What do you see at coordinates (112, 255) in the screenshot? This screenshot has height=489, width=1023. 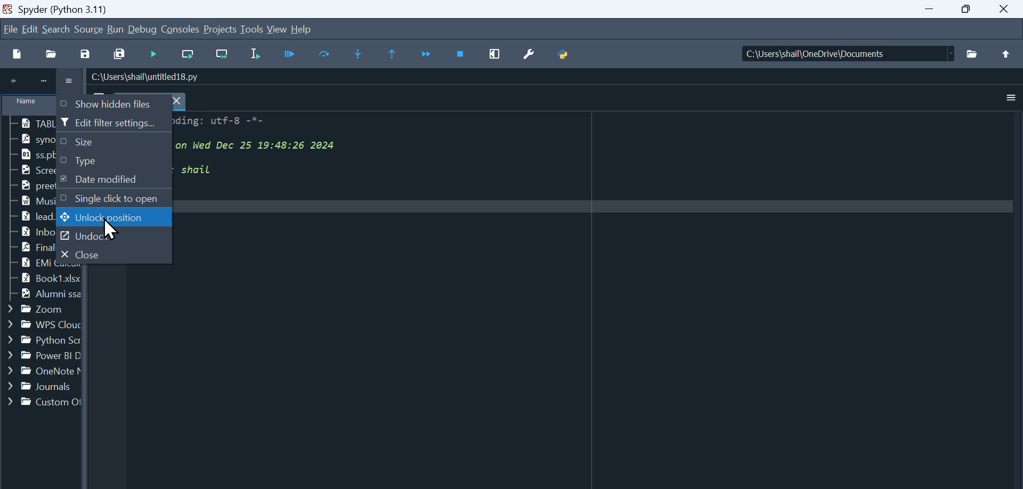 I see `close` at bounding box center [112, 255].